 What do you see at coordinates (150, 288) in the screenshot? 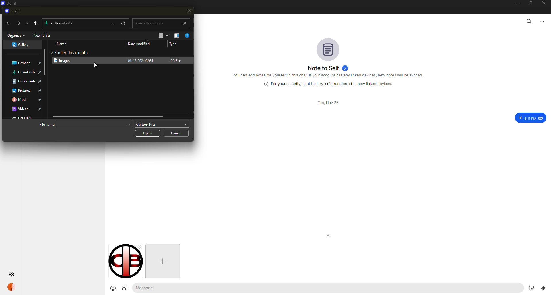
I see `message` at bounding box center [150, 288].